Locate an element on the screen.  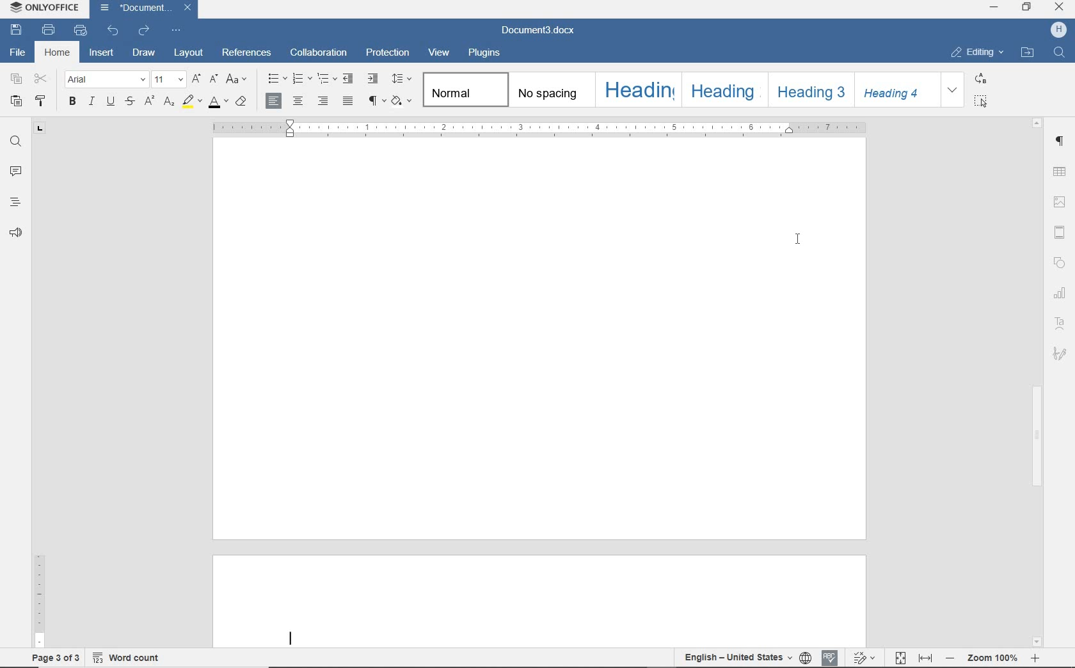
TABLE is located at coordinates (1061, 171).